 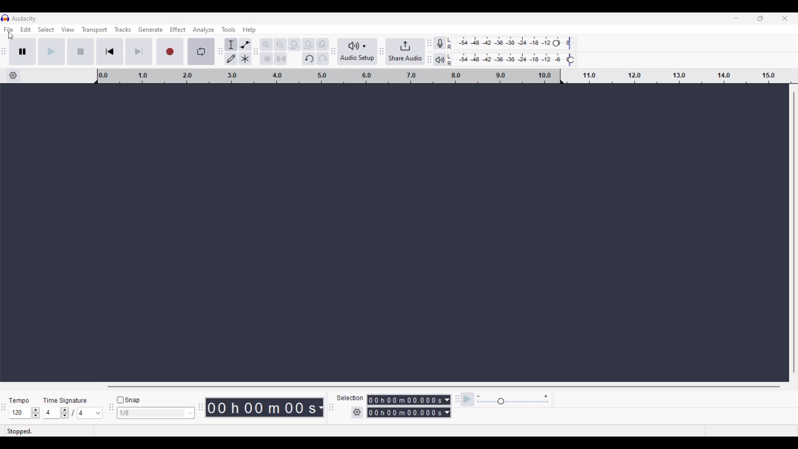 What do you see at coordinates (760, 18) in the screenshot?
I see `Show interface in a smaller tab` at bounding box center [760, 18].